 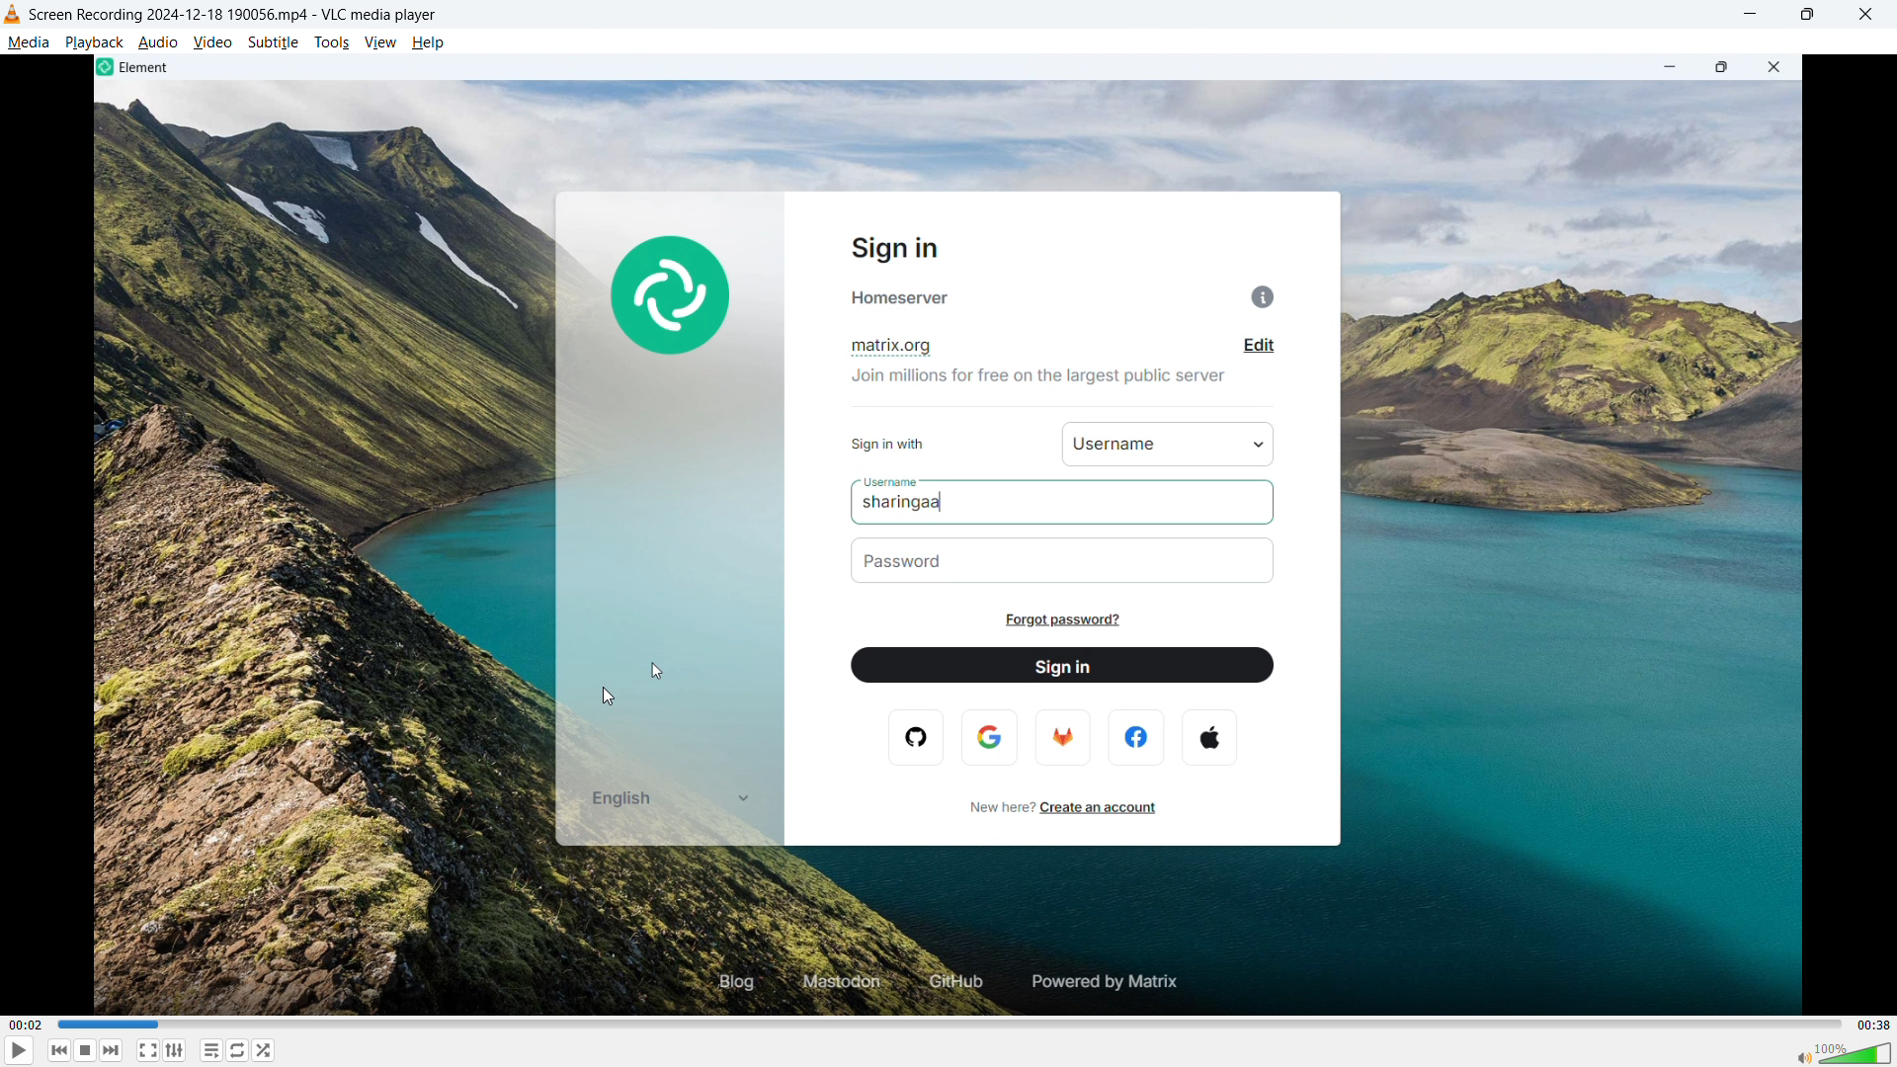 I want to click on Join millions for free on the largest public server, so click(x=1036, y=375).